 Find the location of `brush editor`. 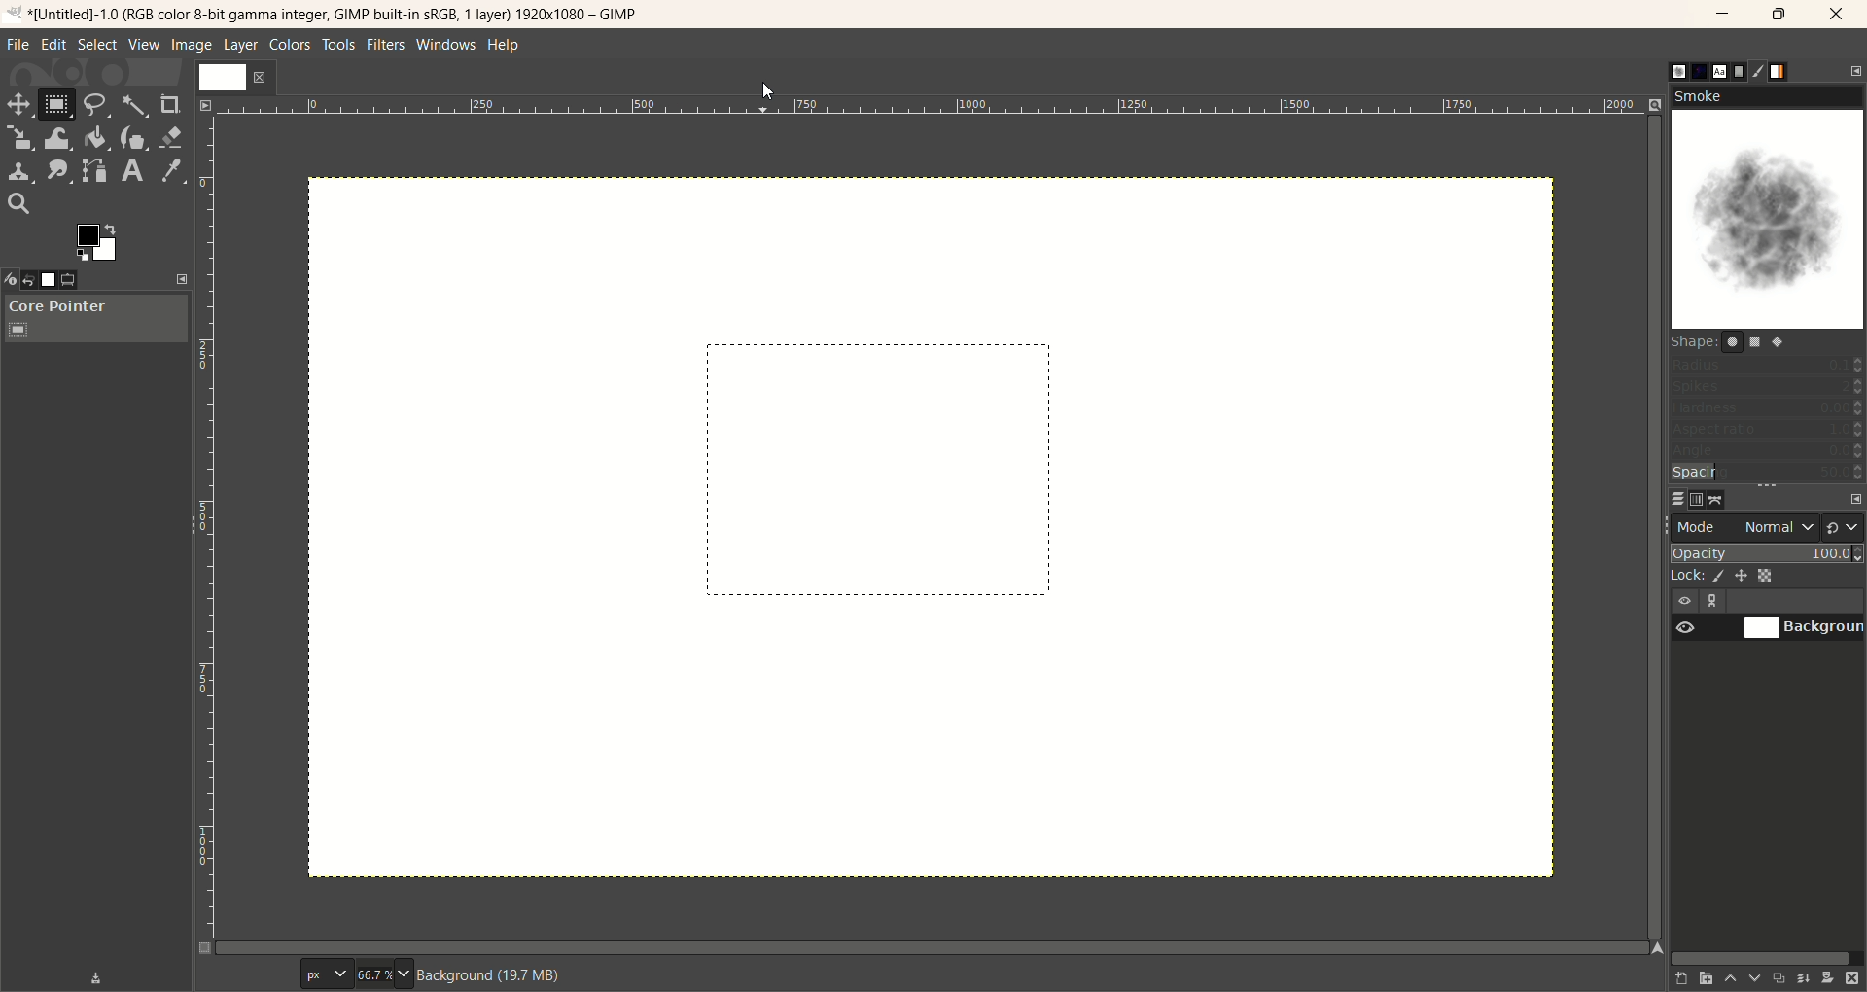

brush editor is located at coordinates (1759, 71).